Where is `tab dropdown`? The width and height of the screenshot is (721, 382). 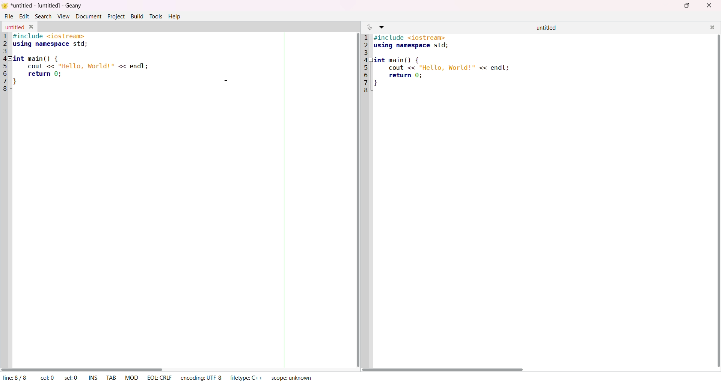 tab dropdown is located at coordinates (384, 27).